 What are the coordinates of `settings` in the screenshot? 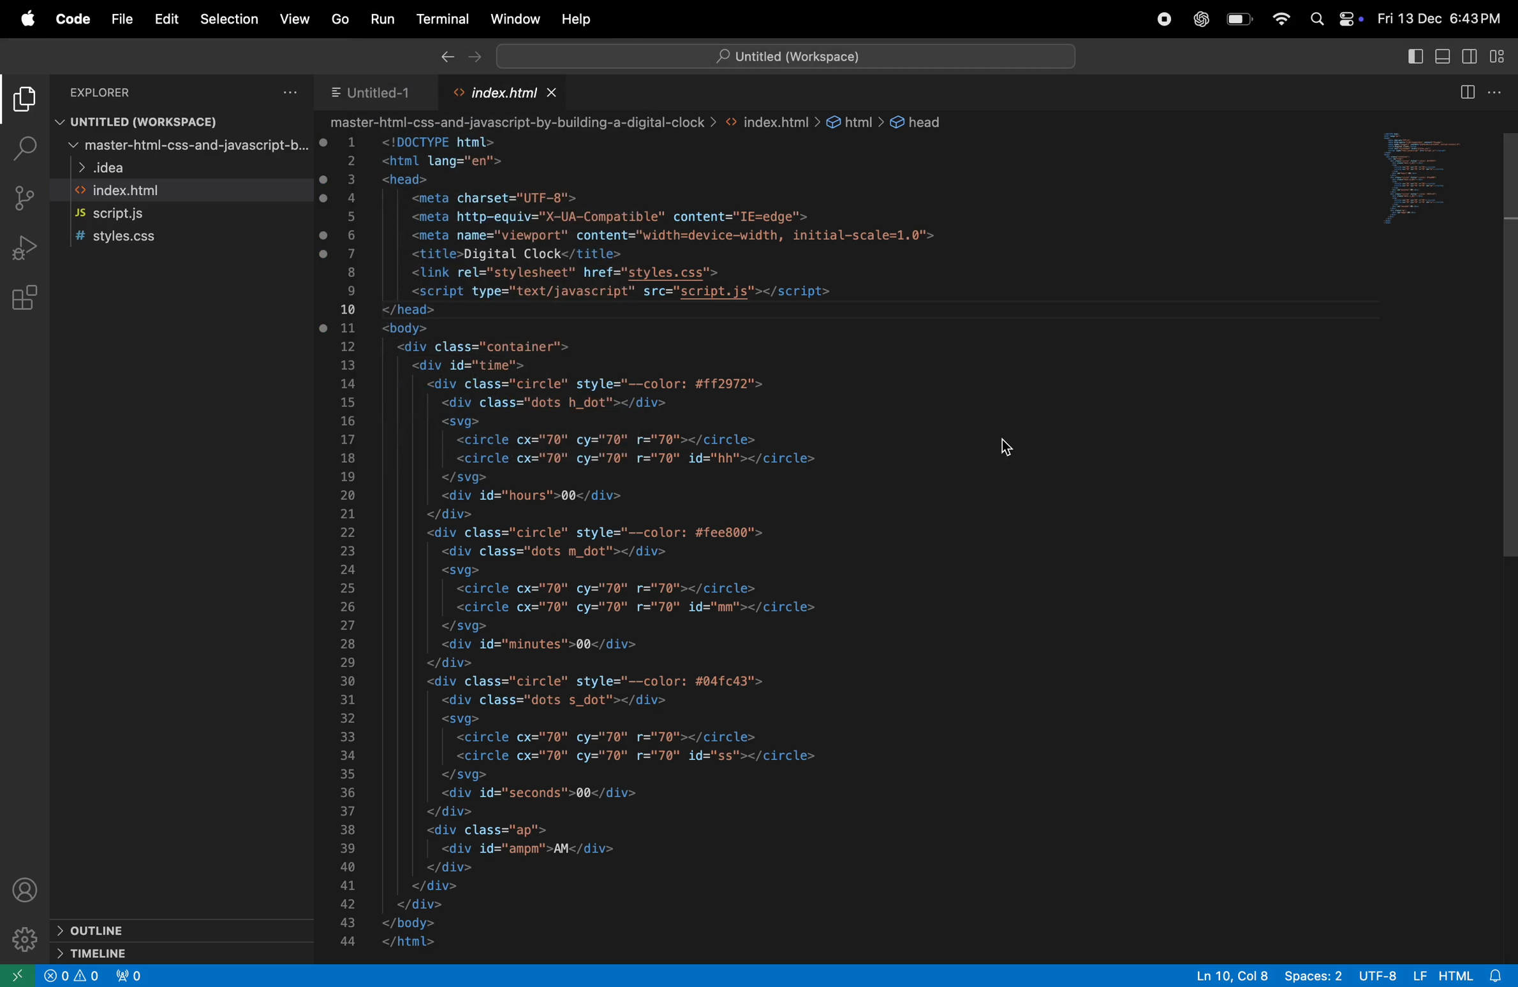 It's located at (23, 939).